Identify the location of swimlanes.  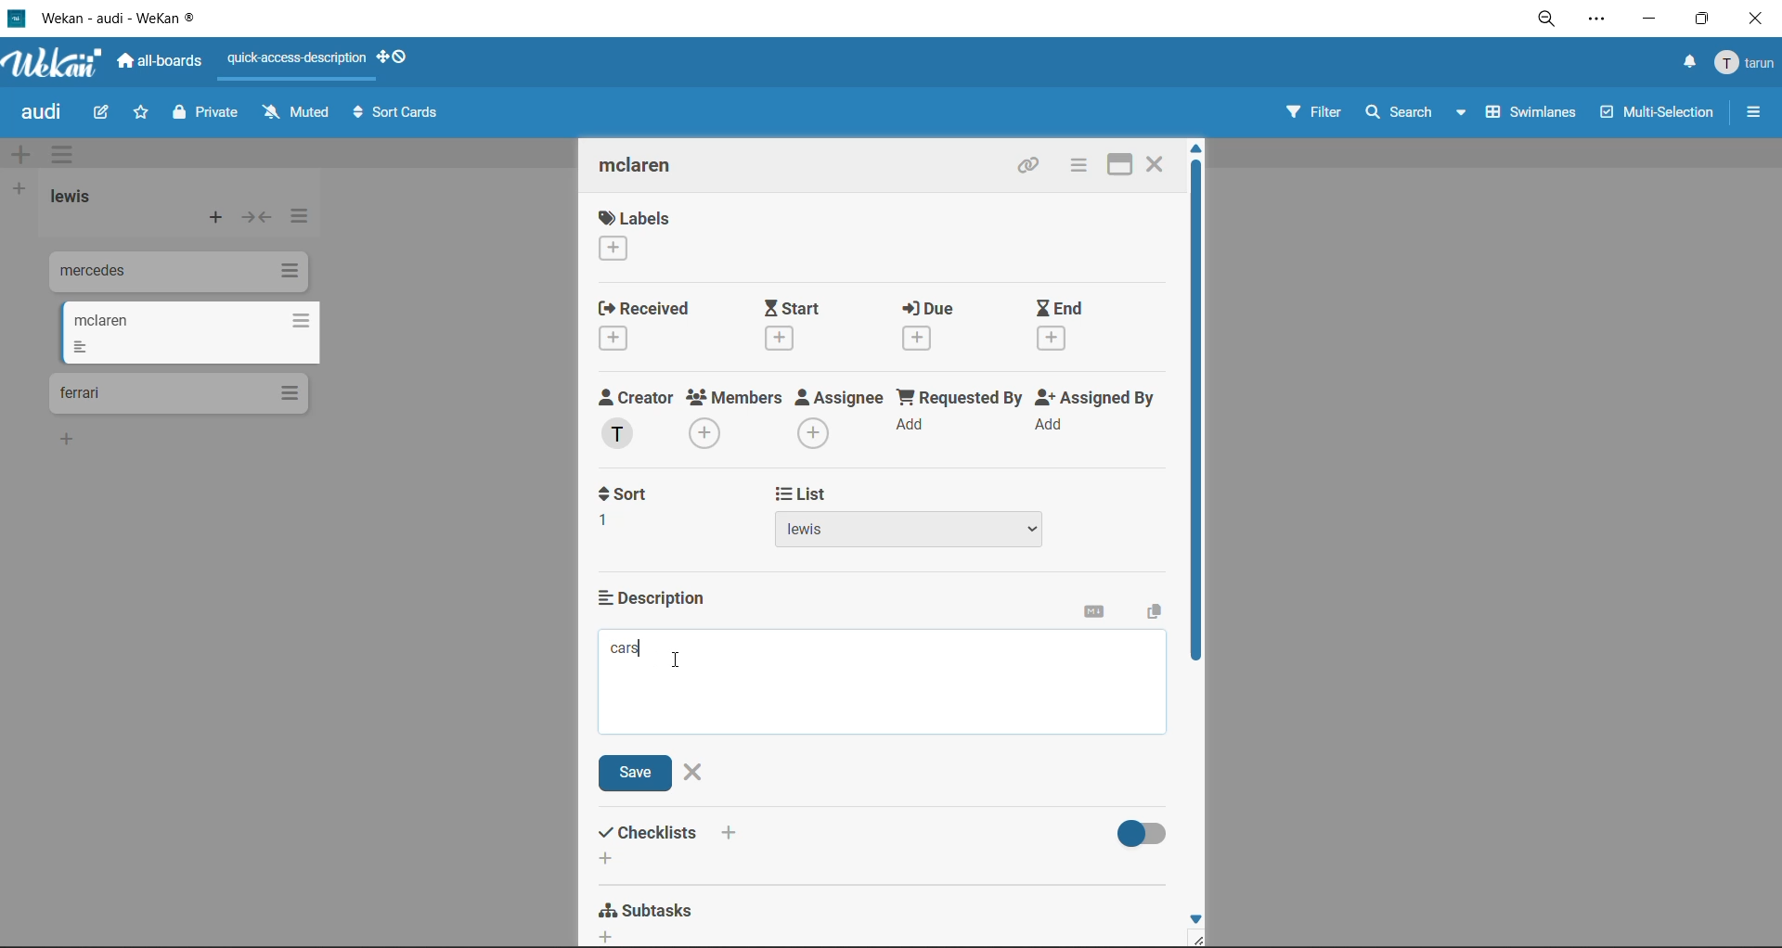
(1525, 117).